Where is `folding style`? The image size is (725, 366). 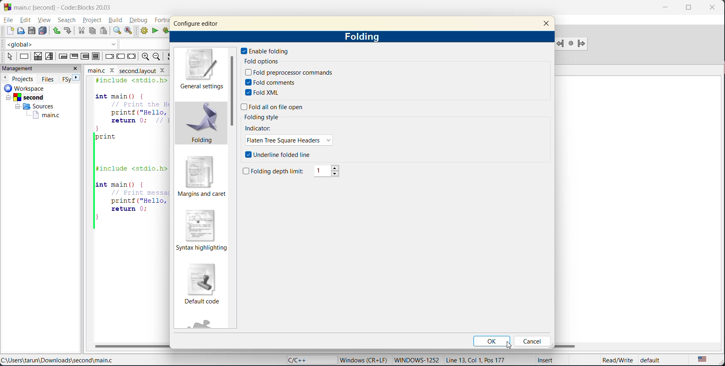
folding style is located at coordinates (264, 117).